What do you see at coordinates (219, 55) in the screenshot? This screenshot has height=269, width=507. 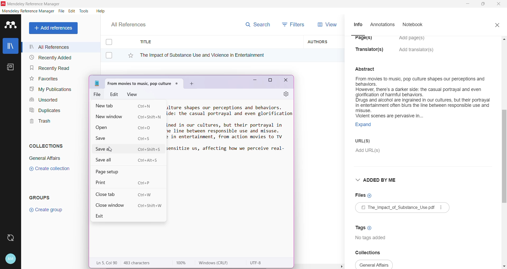 I see `Reference Title` at bounding box center [219, 55].